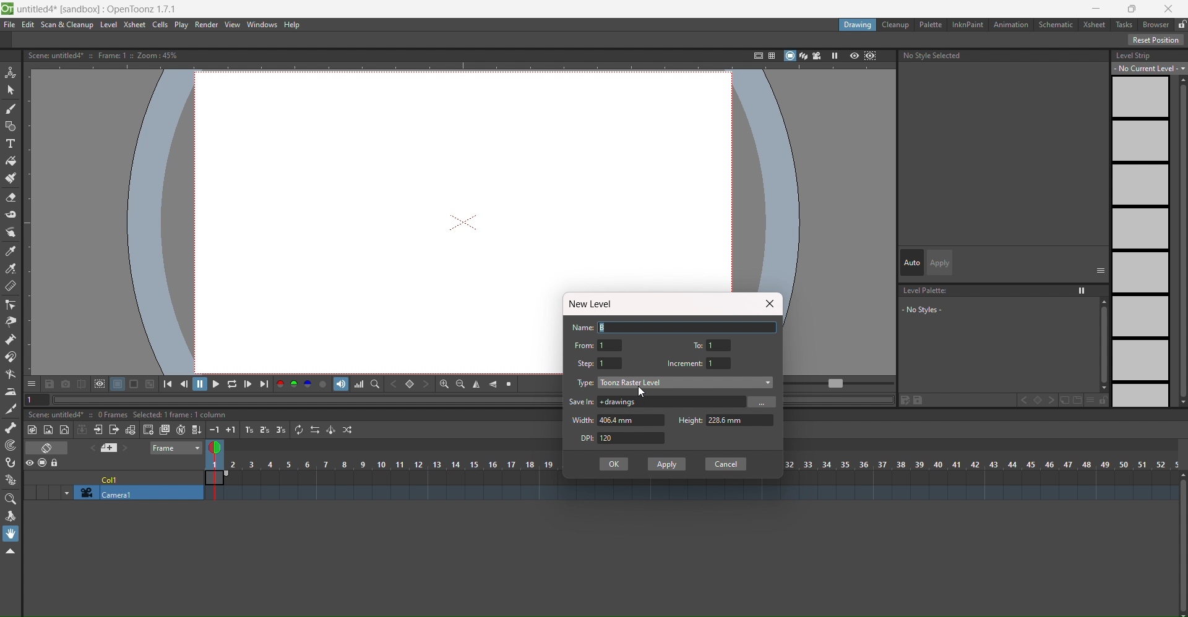  What do you see at coordinates (586, 383) in the screenshot?
I see `type` at bounding box center [586, 383].